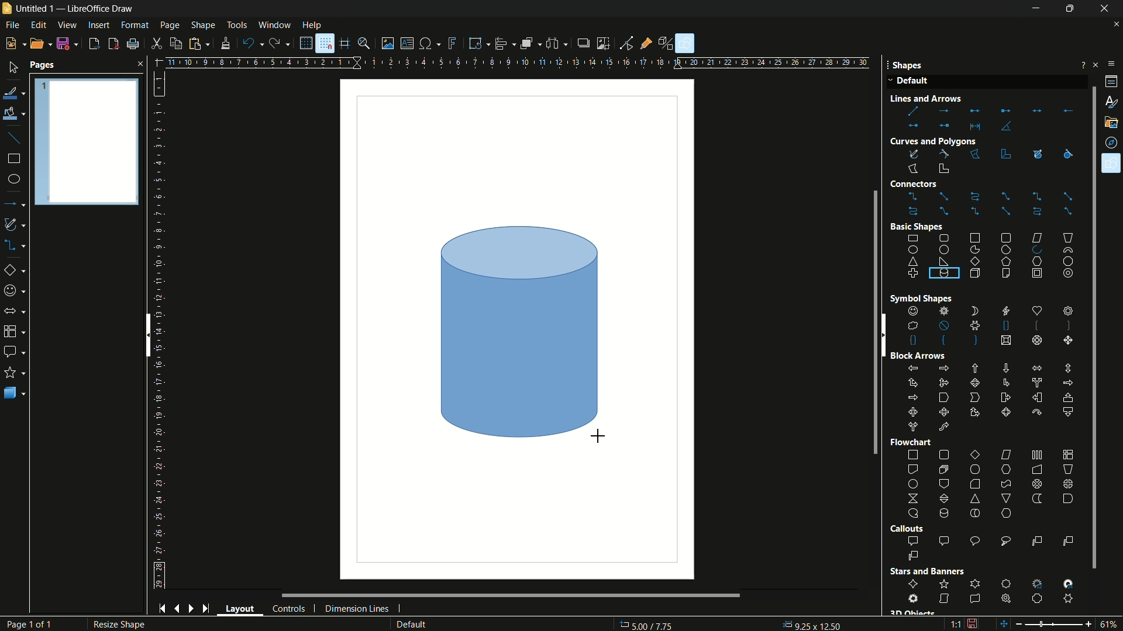 This screenshot has width=1123, height=631. Describe the element at coordinates (13, 351) in the screenshot. I see `callout shapes` at that location.